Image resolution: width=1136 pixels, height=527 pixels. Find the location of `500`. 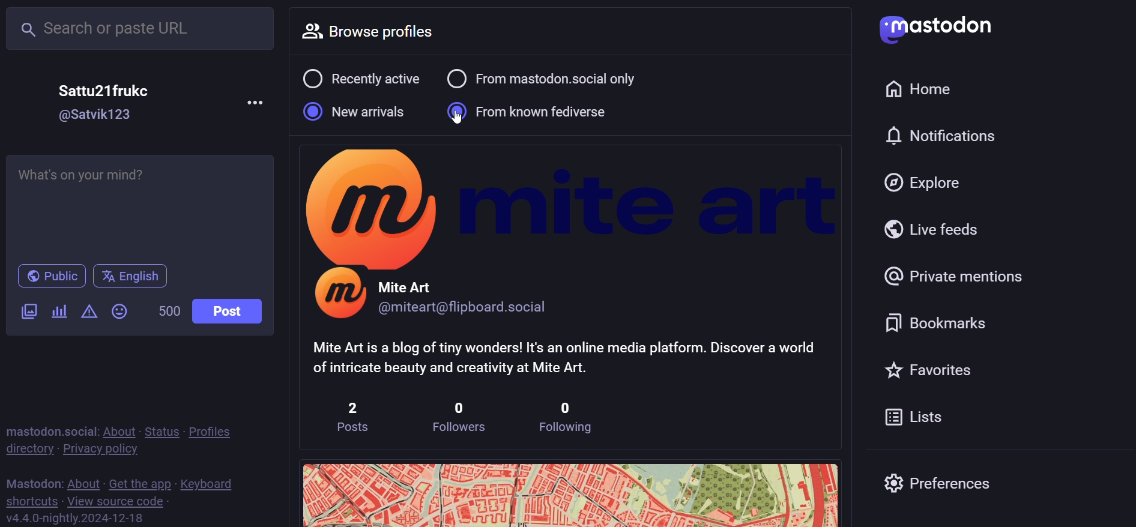

500 is located at coordinates (168, 310).